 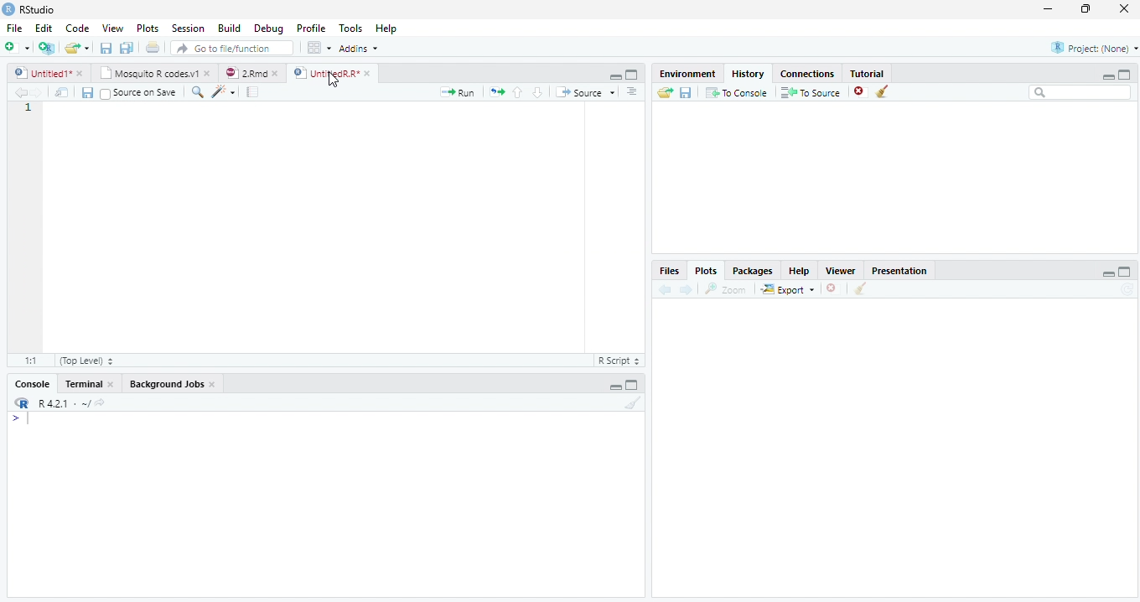 What do you see at coordinates (1126, 272) in the screenshot?
I see `Maximize` at bounding box center [1126, 272].